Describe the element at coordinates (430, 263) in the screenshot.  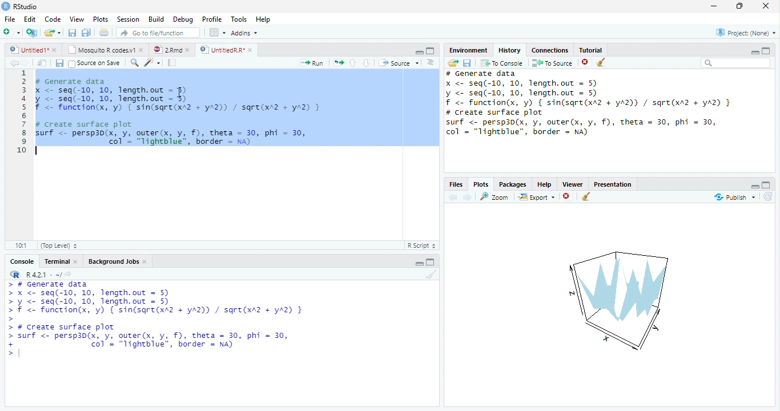
I see `Maximize` at that location.